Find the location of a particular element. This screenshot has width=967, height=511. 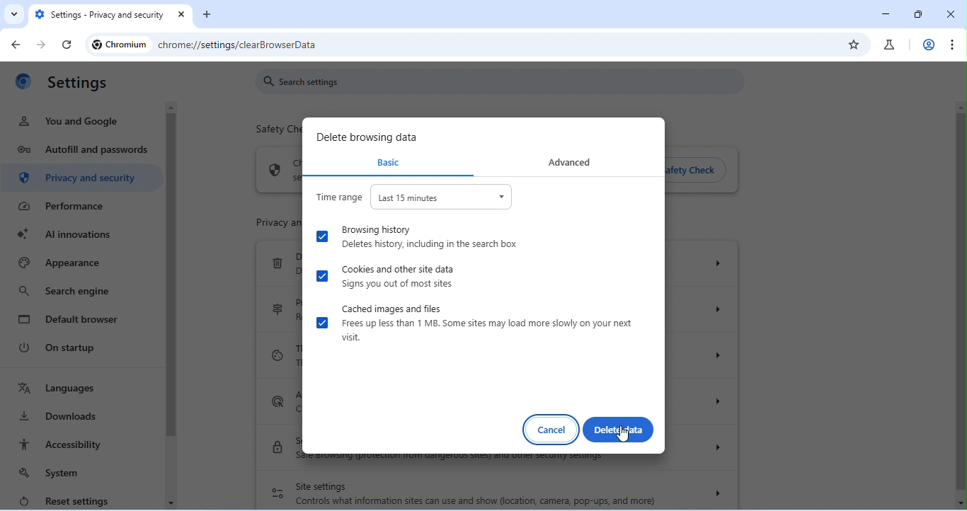

delete browsing data is located at coordinates (369, 137).